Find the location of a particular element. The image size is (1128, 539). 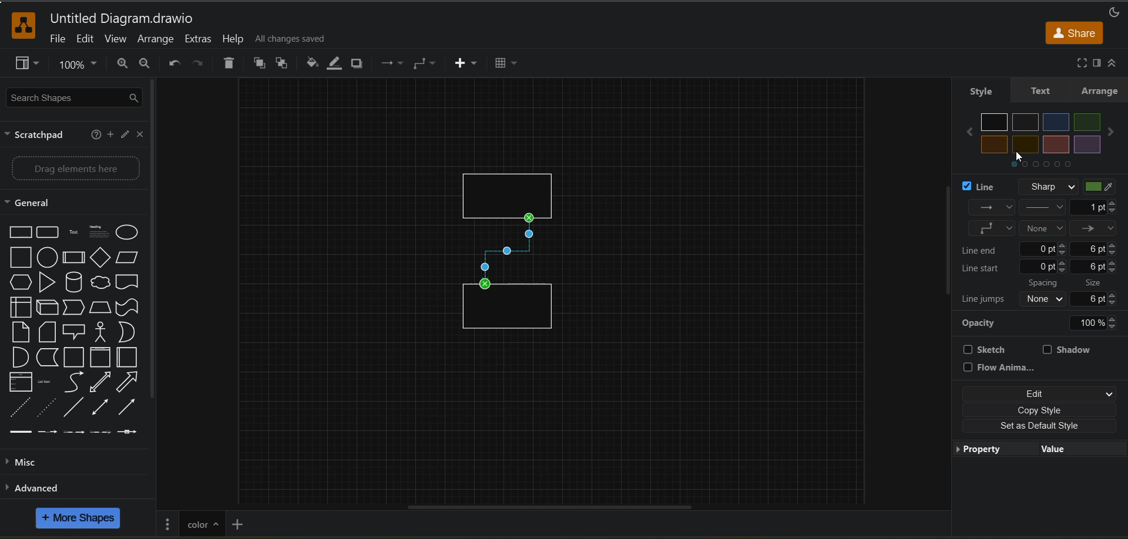

connector is located at coordinates (508, 251).